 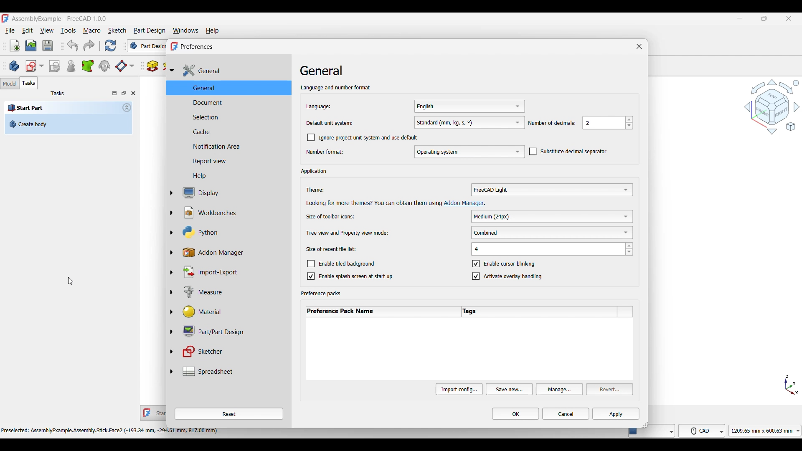 What do you see at coordinates (469, 122) in the screenshot?
I see `Standard (mm, kg, s, degree` at bounding box center [469, 122].